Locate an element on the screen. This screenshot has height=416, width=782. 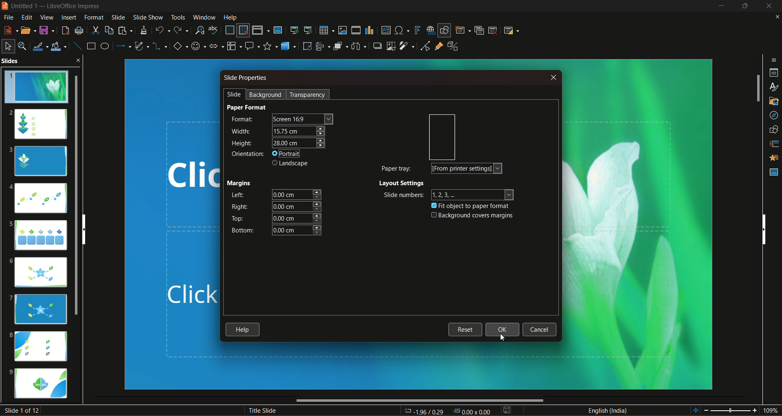
show draw functions is located at coordinates (444, 30).